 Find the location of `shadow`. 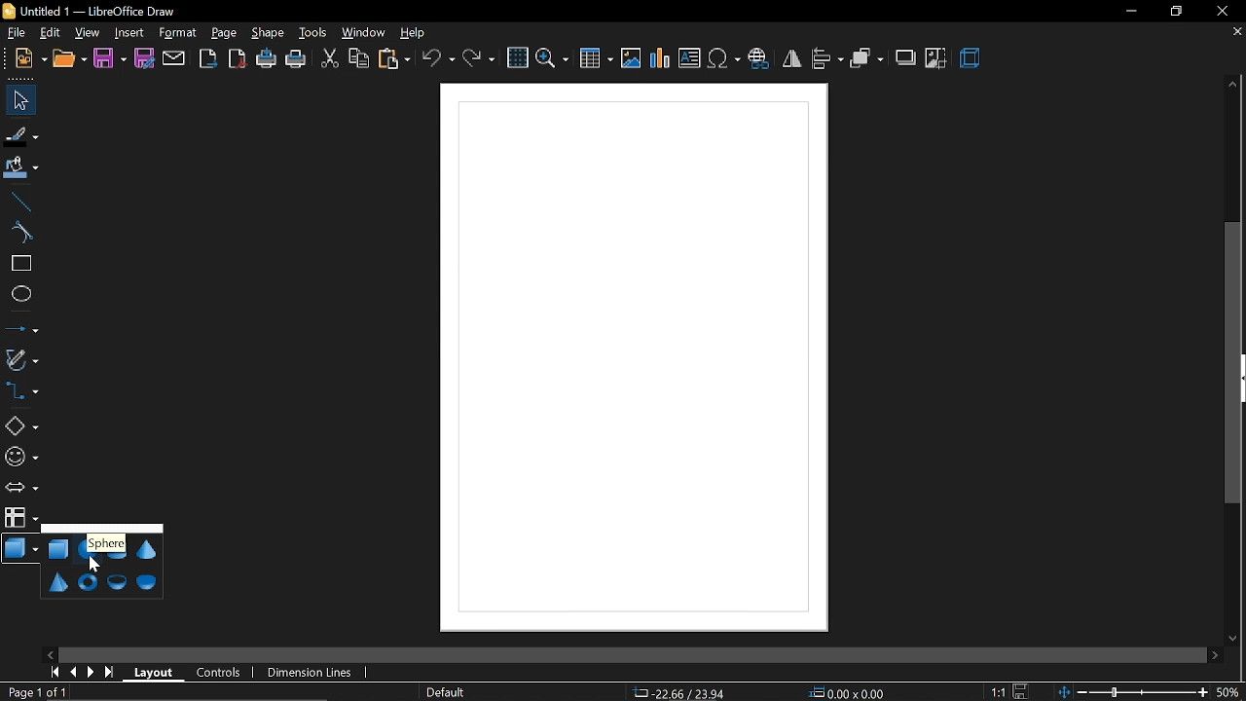

shadow is located at coordinates (905, 59).